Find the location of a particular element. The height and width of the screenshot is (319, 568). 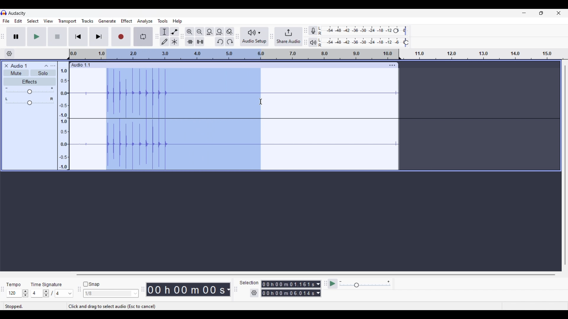

Audio setup is located at coordinates (255, 37).